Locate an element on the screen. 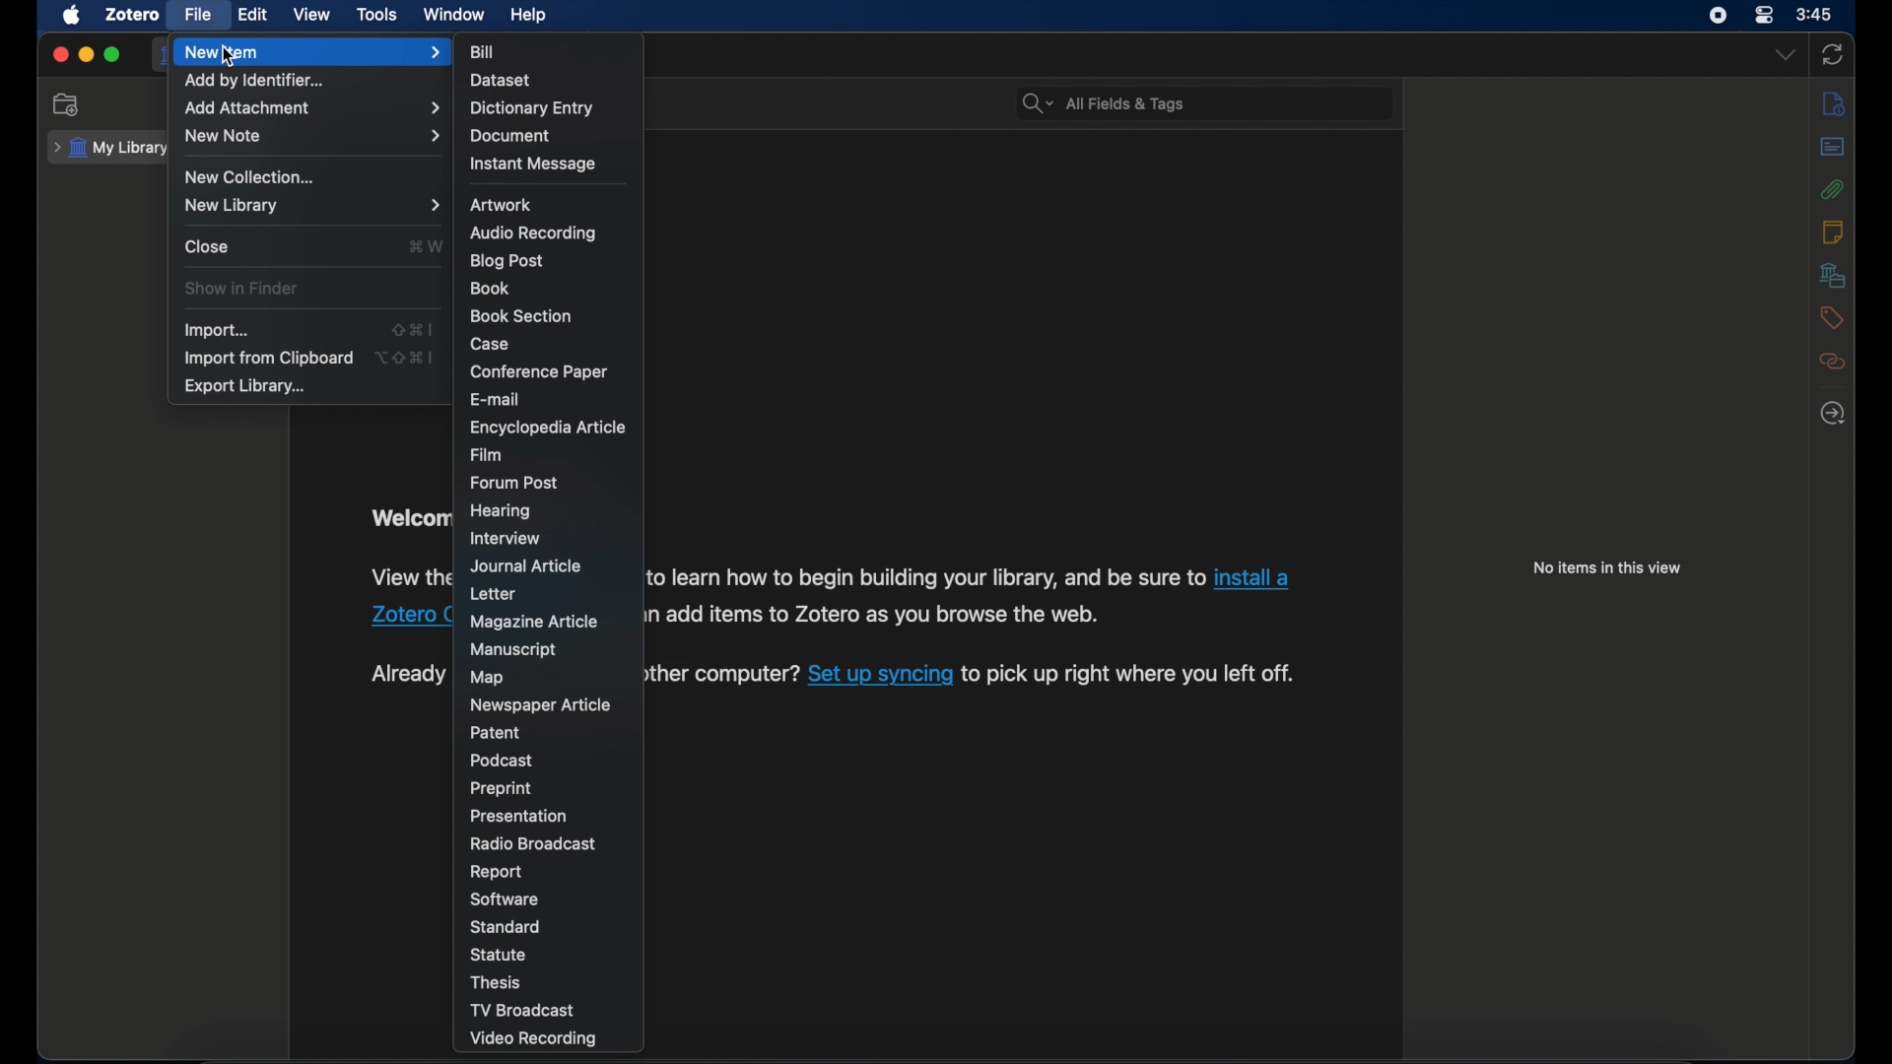 The width and height of the screenshot is (1892, 1064). close is located at coordinates (59, 54).